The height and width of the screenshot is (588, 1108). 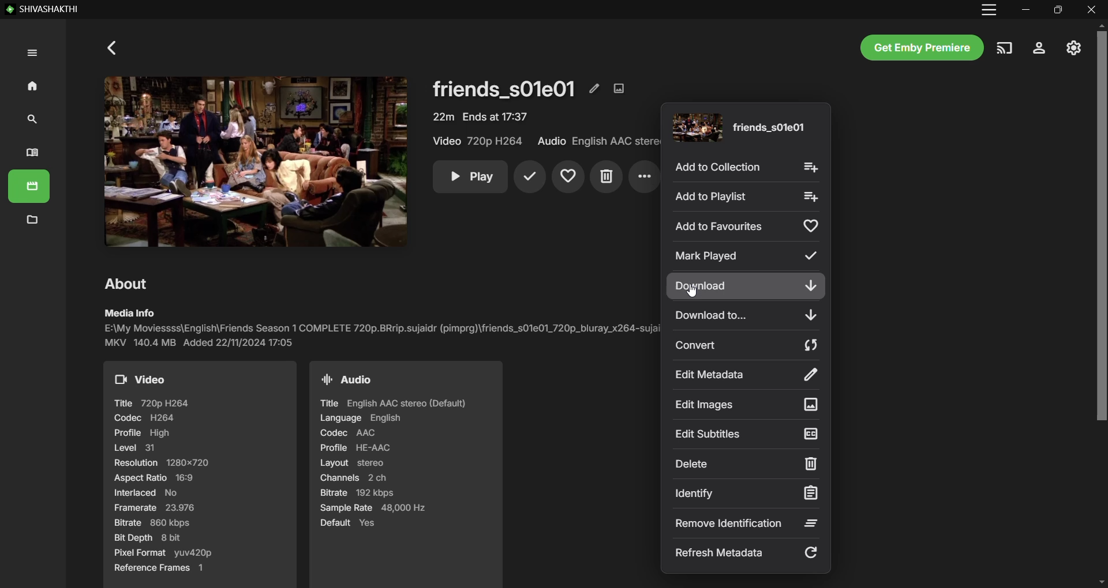 I want to click on Video Quality, so click(x=480, y=141).